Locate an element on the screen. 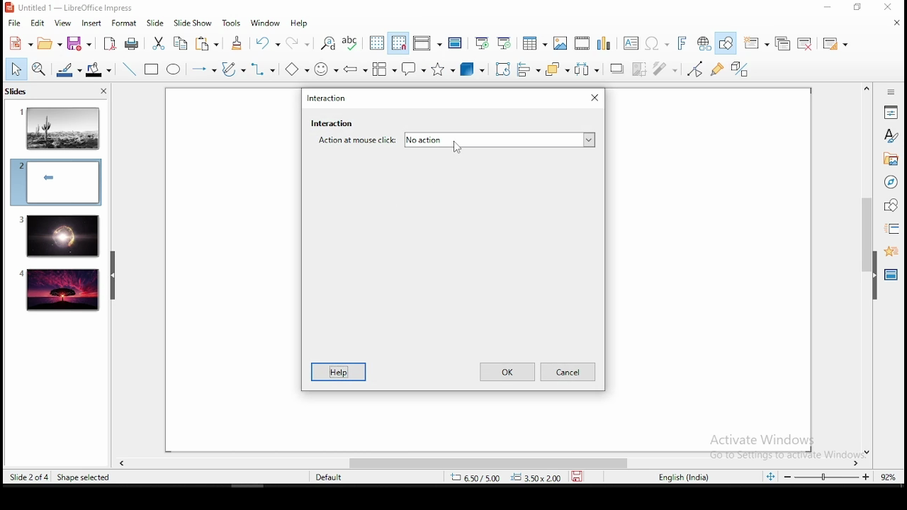 This screenshot has width=907, height=510. block arrows is located at coordinates (355, 69).